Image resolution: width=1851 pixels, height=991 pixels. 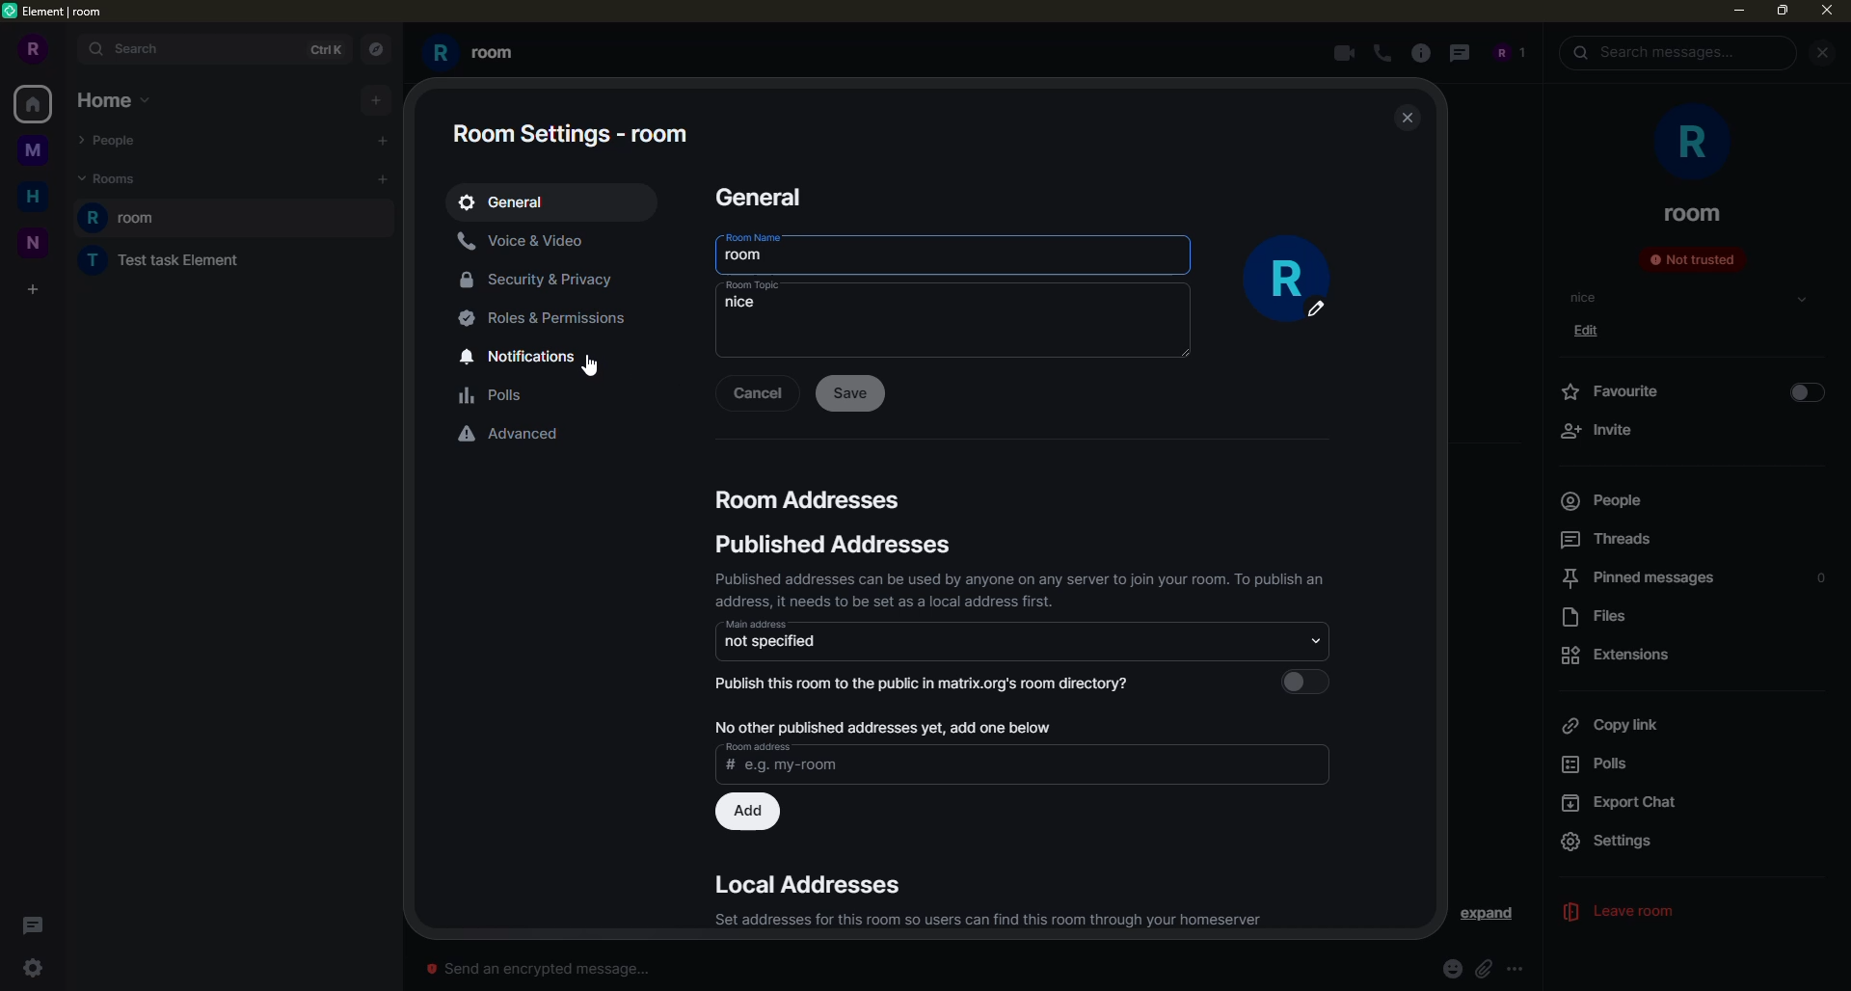 What do you see at coordinates (66, 12) in the screenshot?
I see `element|room` at bounding box center [66, 12].